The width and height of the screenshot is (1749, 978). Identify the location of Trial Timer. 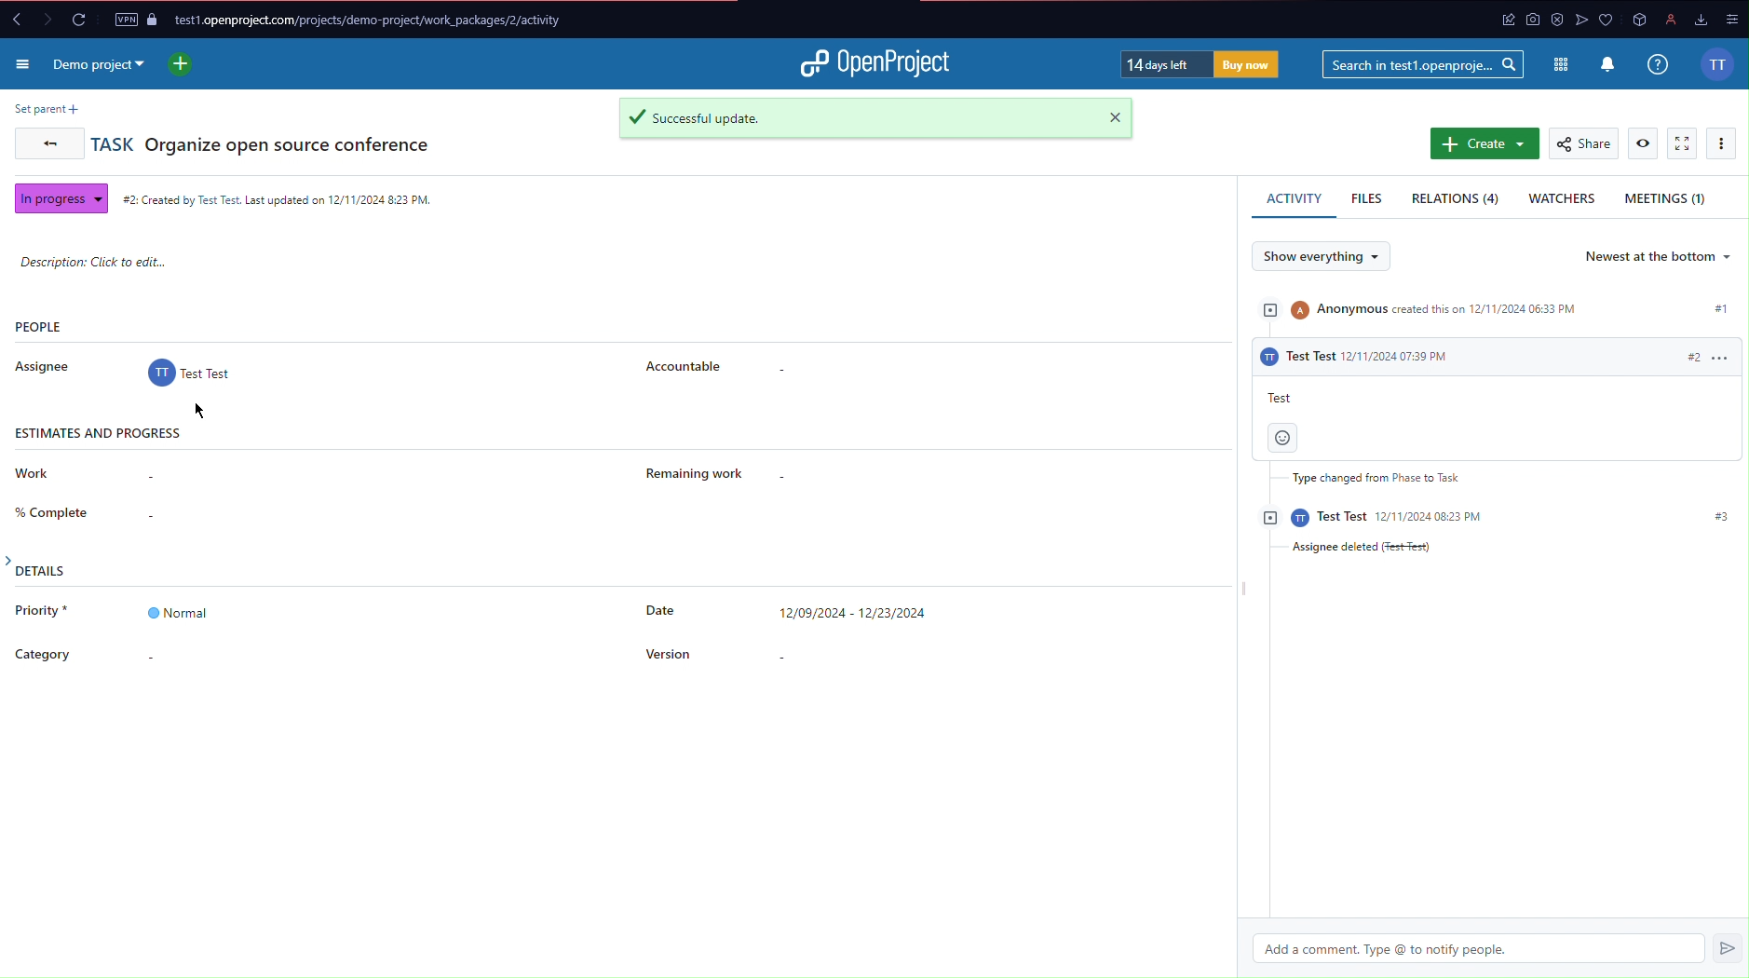
(1200, 62).